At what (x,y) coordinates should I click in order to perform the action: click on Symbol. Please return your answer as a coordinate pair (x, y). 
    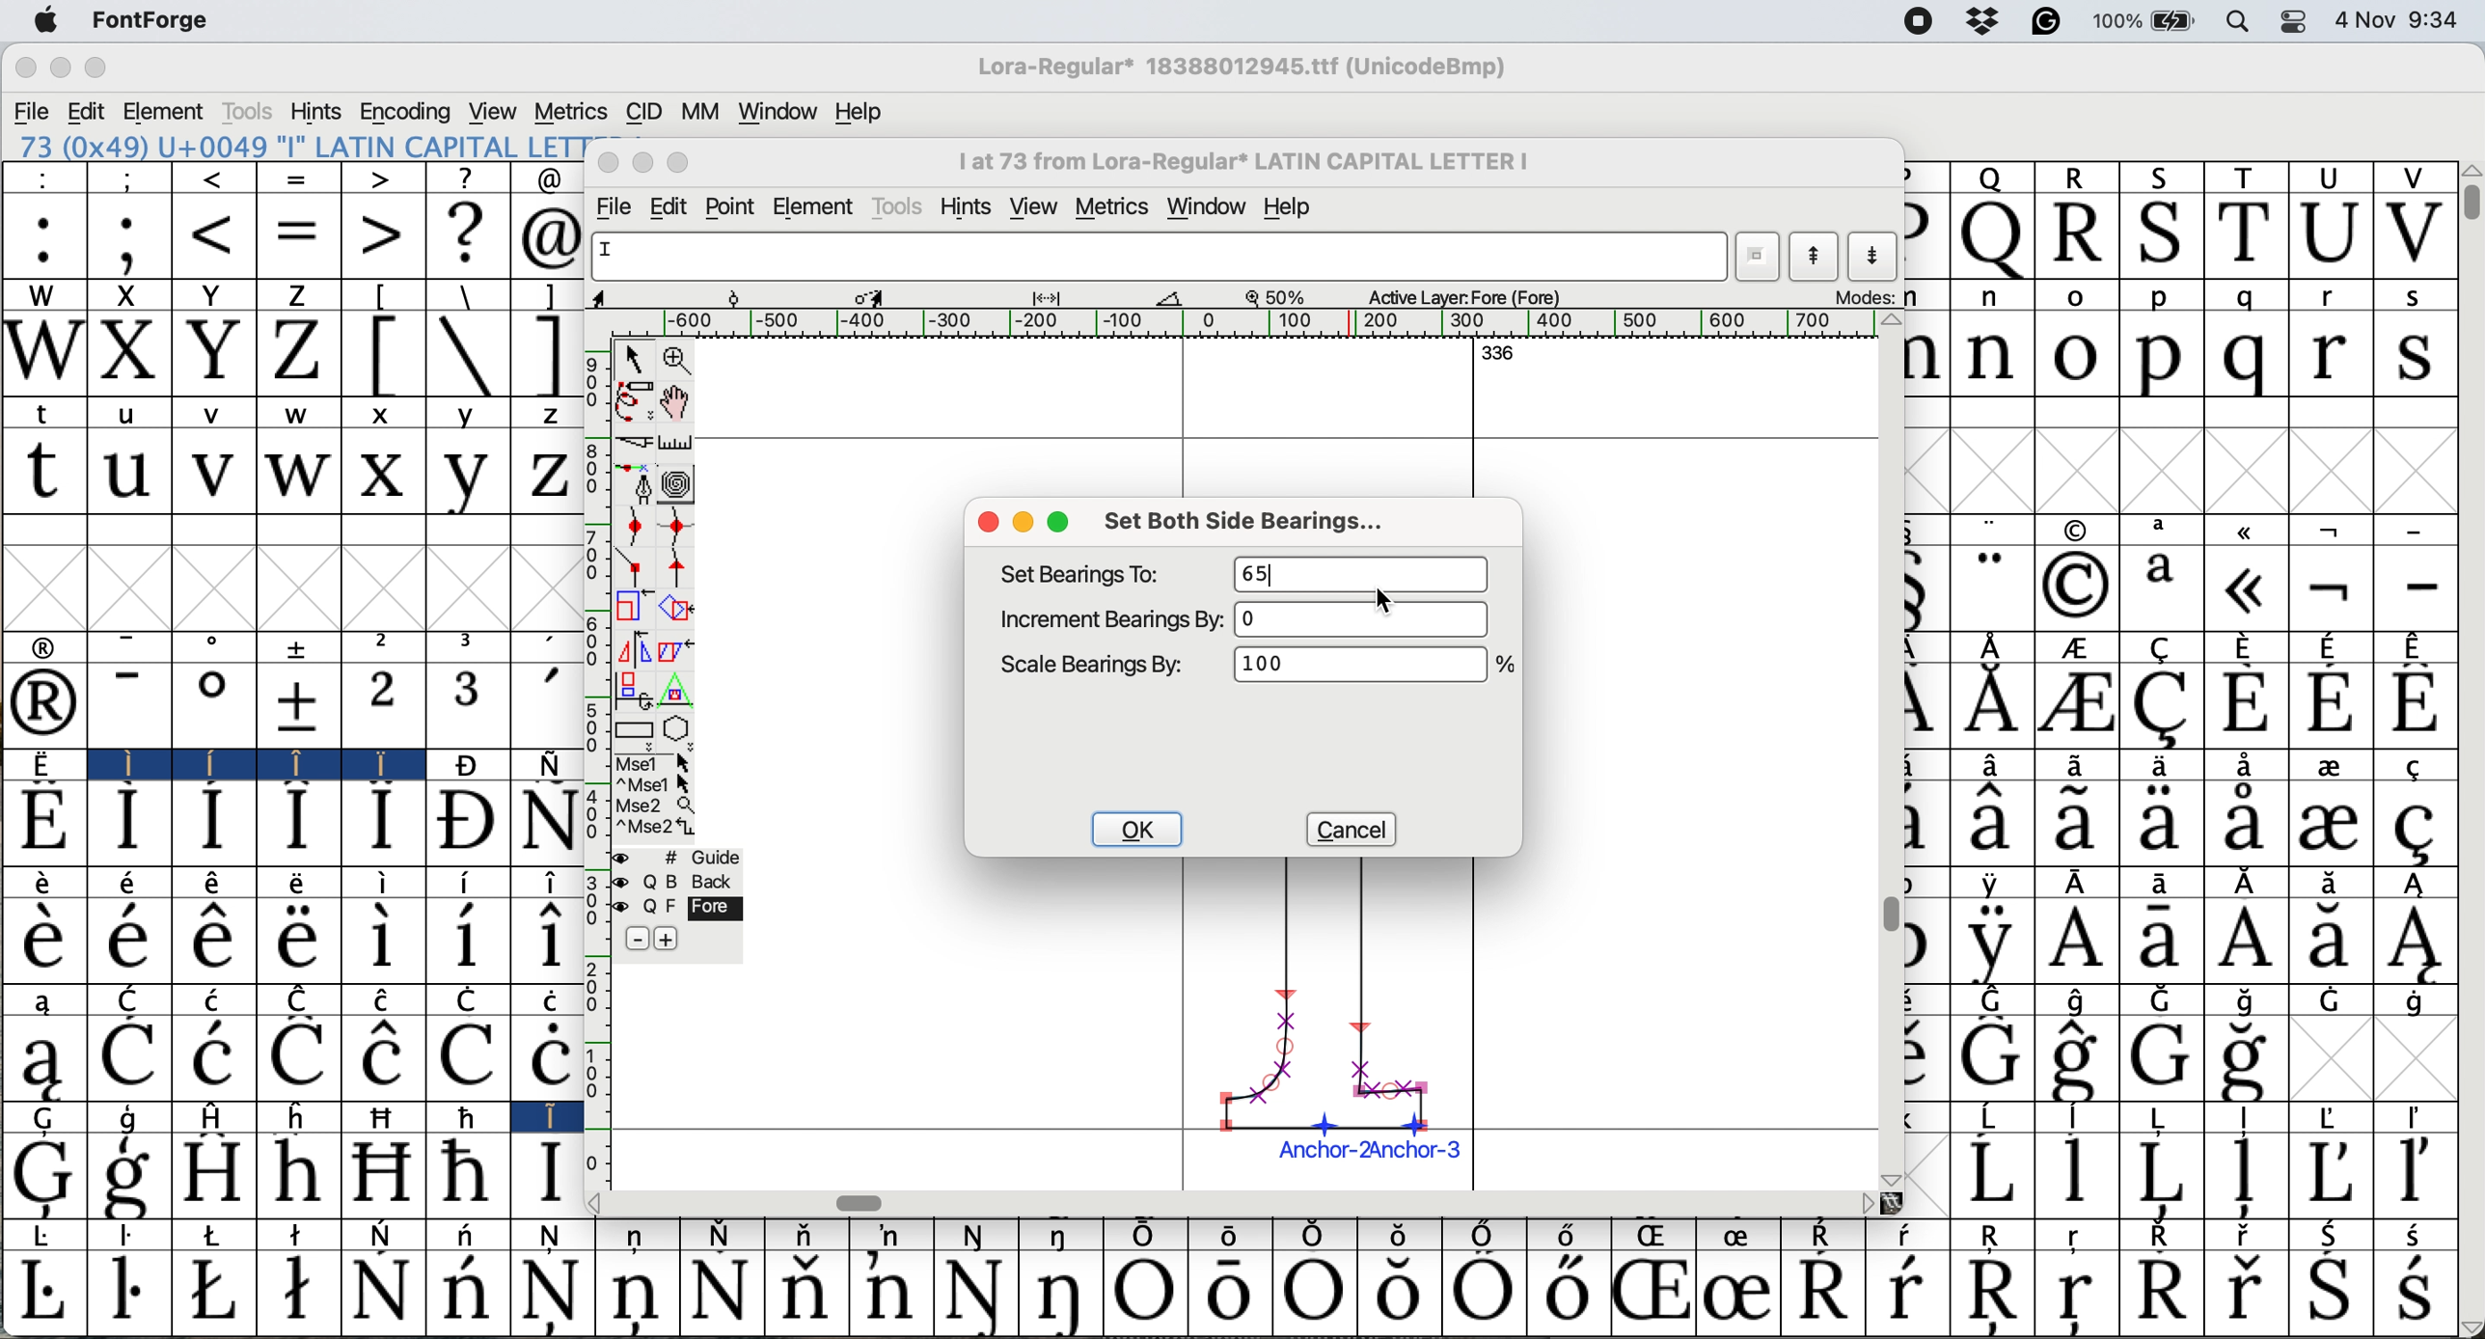
    Looking at the image, I should click on (1909, 1237).